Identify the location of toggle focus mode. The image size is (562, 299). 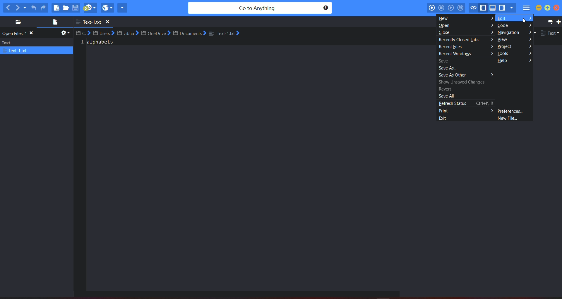
(474, 8).